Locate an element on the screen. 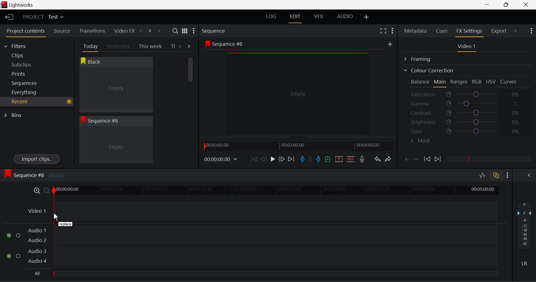  Video Input Field is located at coordinates (261, 211).